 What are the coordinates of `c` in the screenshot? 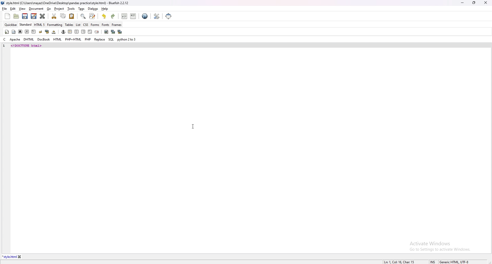 It's located at (4, 39).